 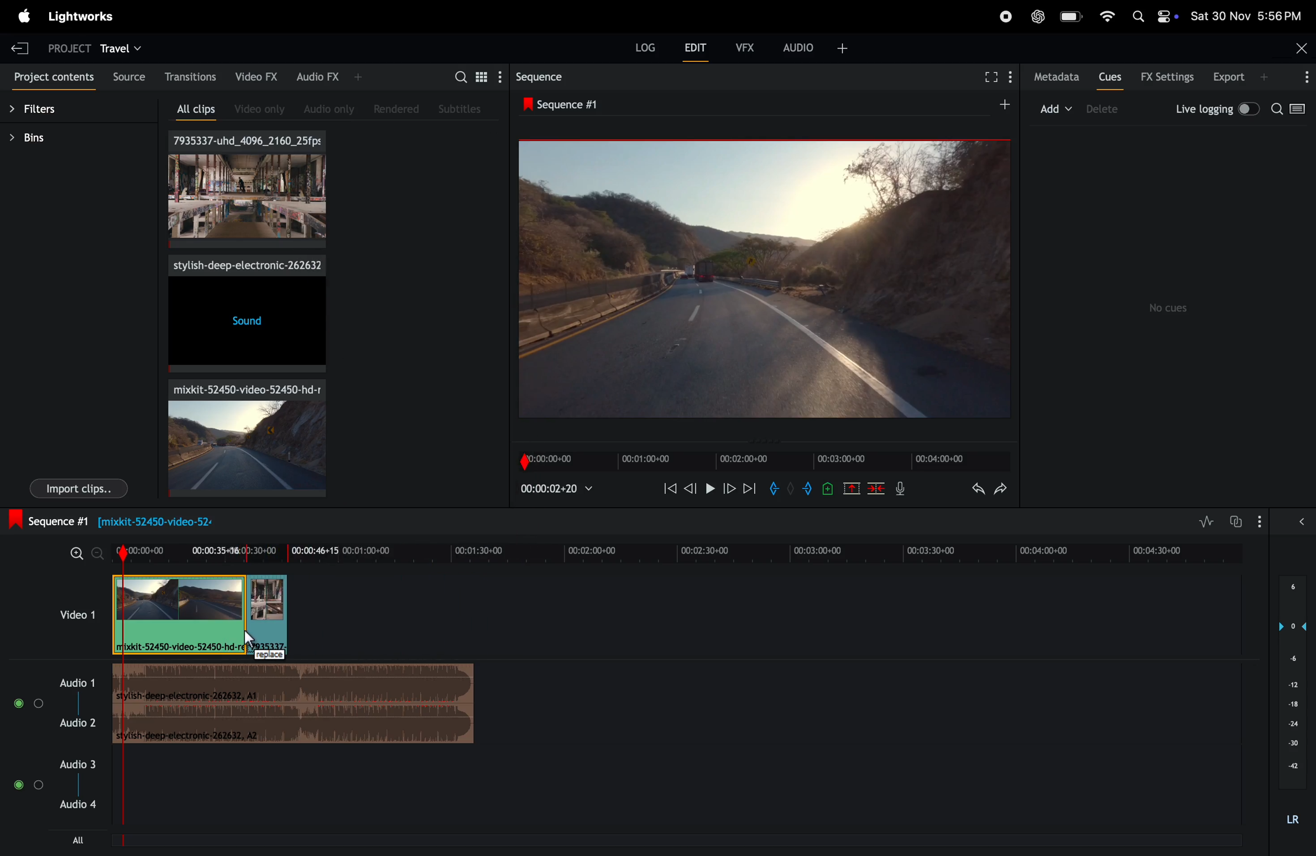 What do you see at coordinates (1054, 108) in the screenshot?
I see `add` at bounding box center [1054, 108].